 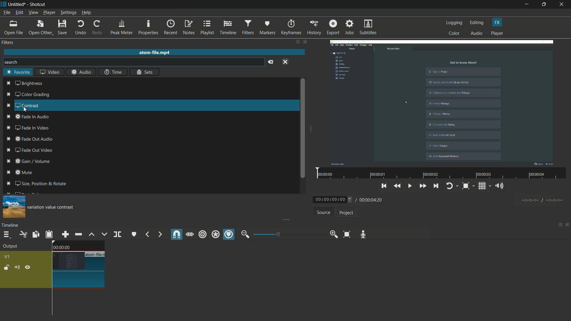 What do you see at coordinates (562, 4) in the screenshot?
I see `close app` at bounding box center [562, 4].